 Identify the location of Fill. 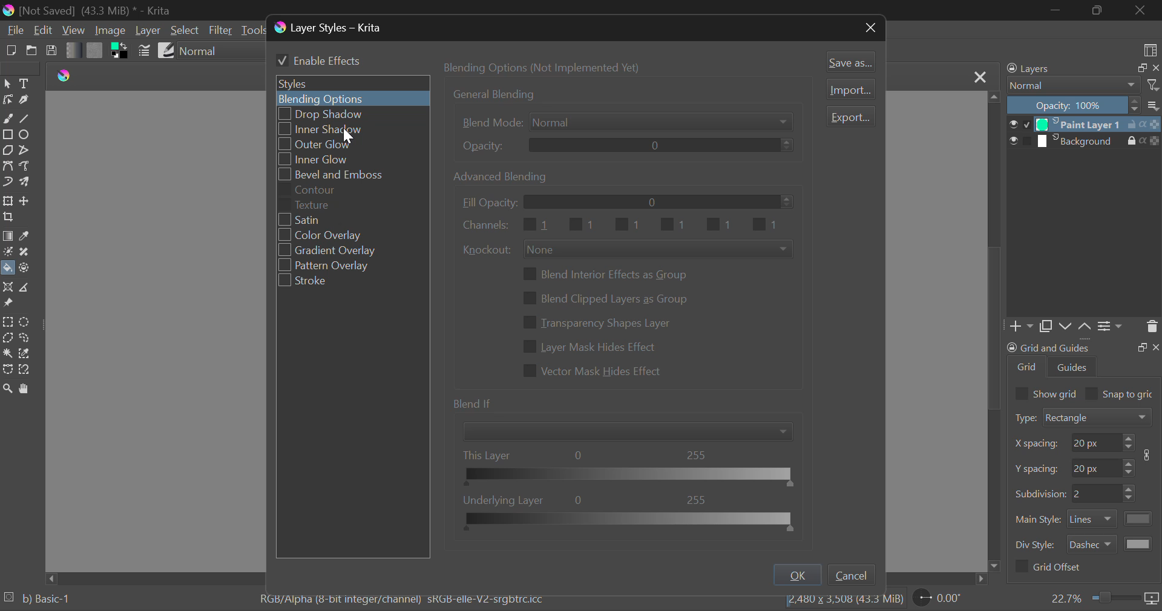
(7, 269).